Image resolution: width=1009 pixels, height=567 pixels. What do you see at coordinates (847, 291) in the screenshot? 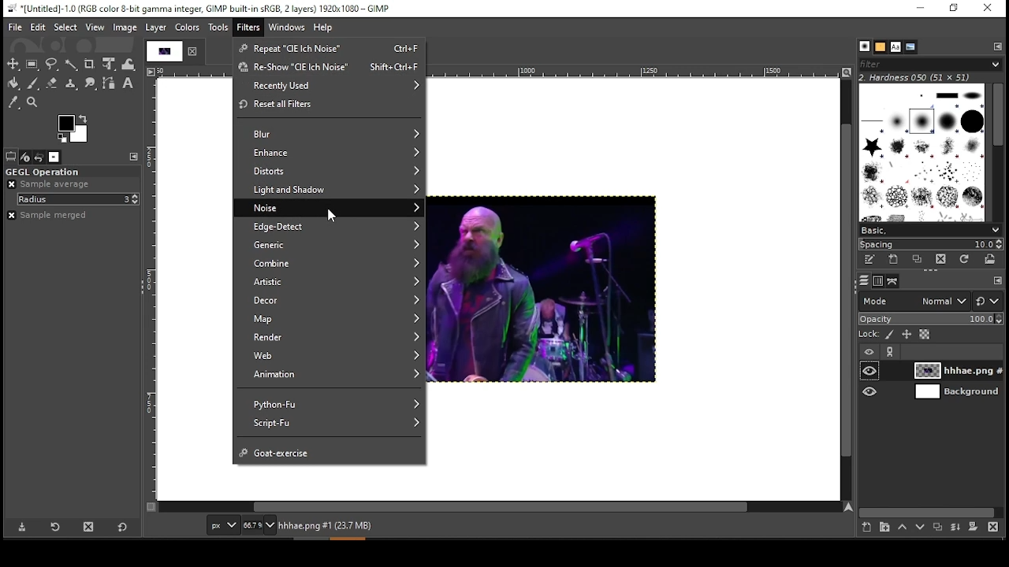
I see `vertical scroll bar` at bounding box center [847, 291].